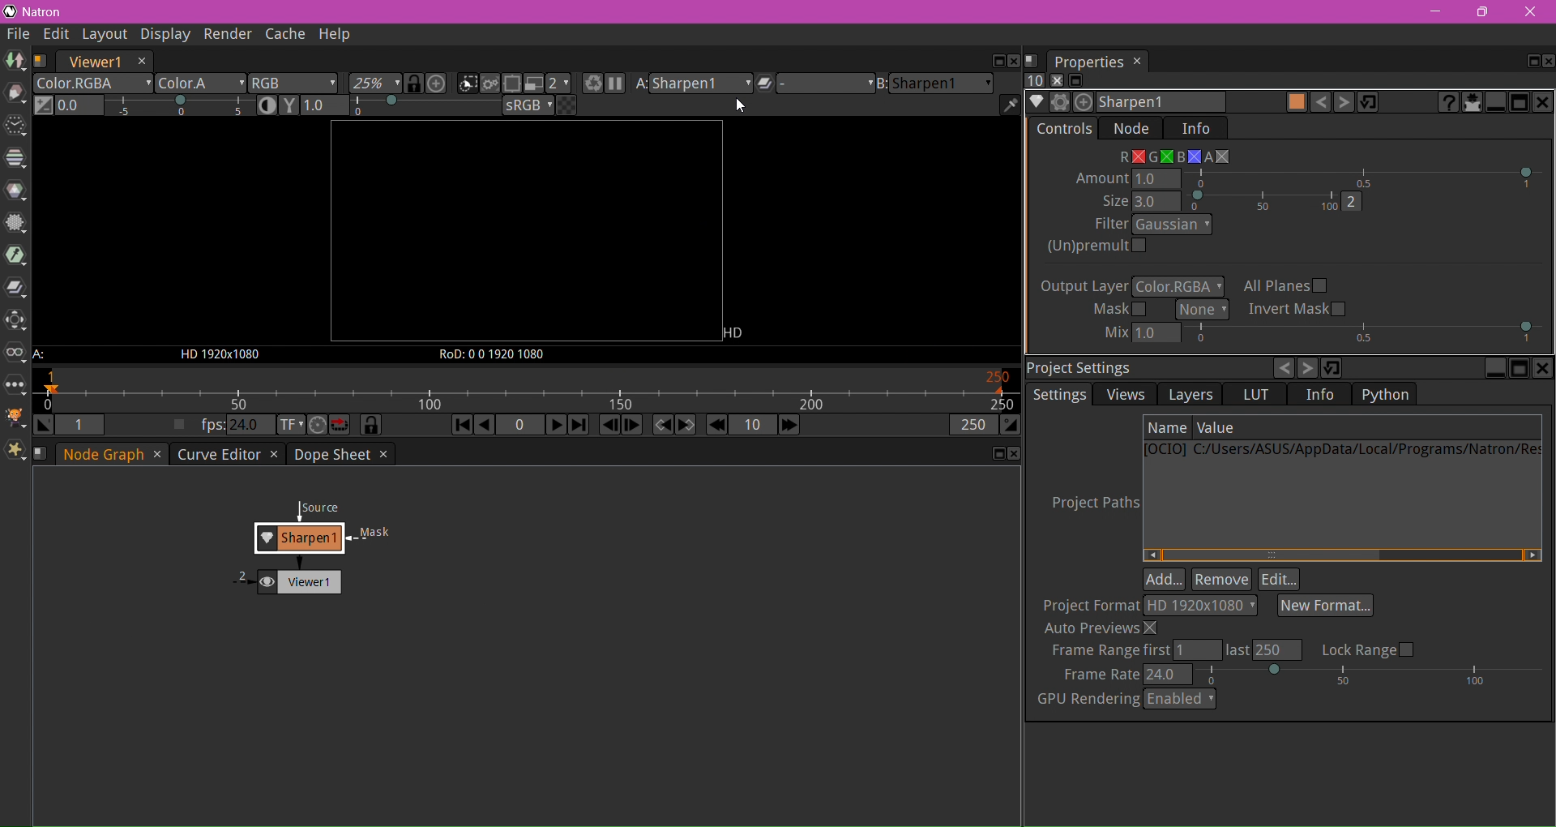  What do you see at coordinates (318, 426) in the screenshot?
I see `Turbo Mode` at bounding box center [318, 426].